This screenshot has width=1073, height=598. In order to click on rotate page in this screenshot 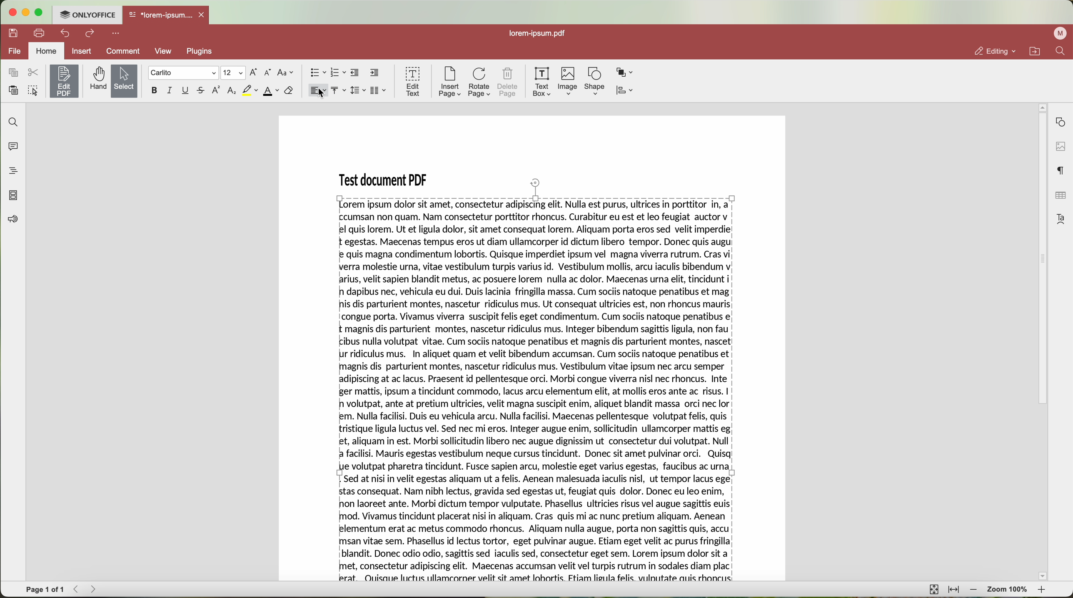, I will do `click(480, 83)`.